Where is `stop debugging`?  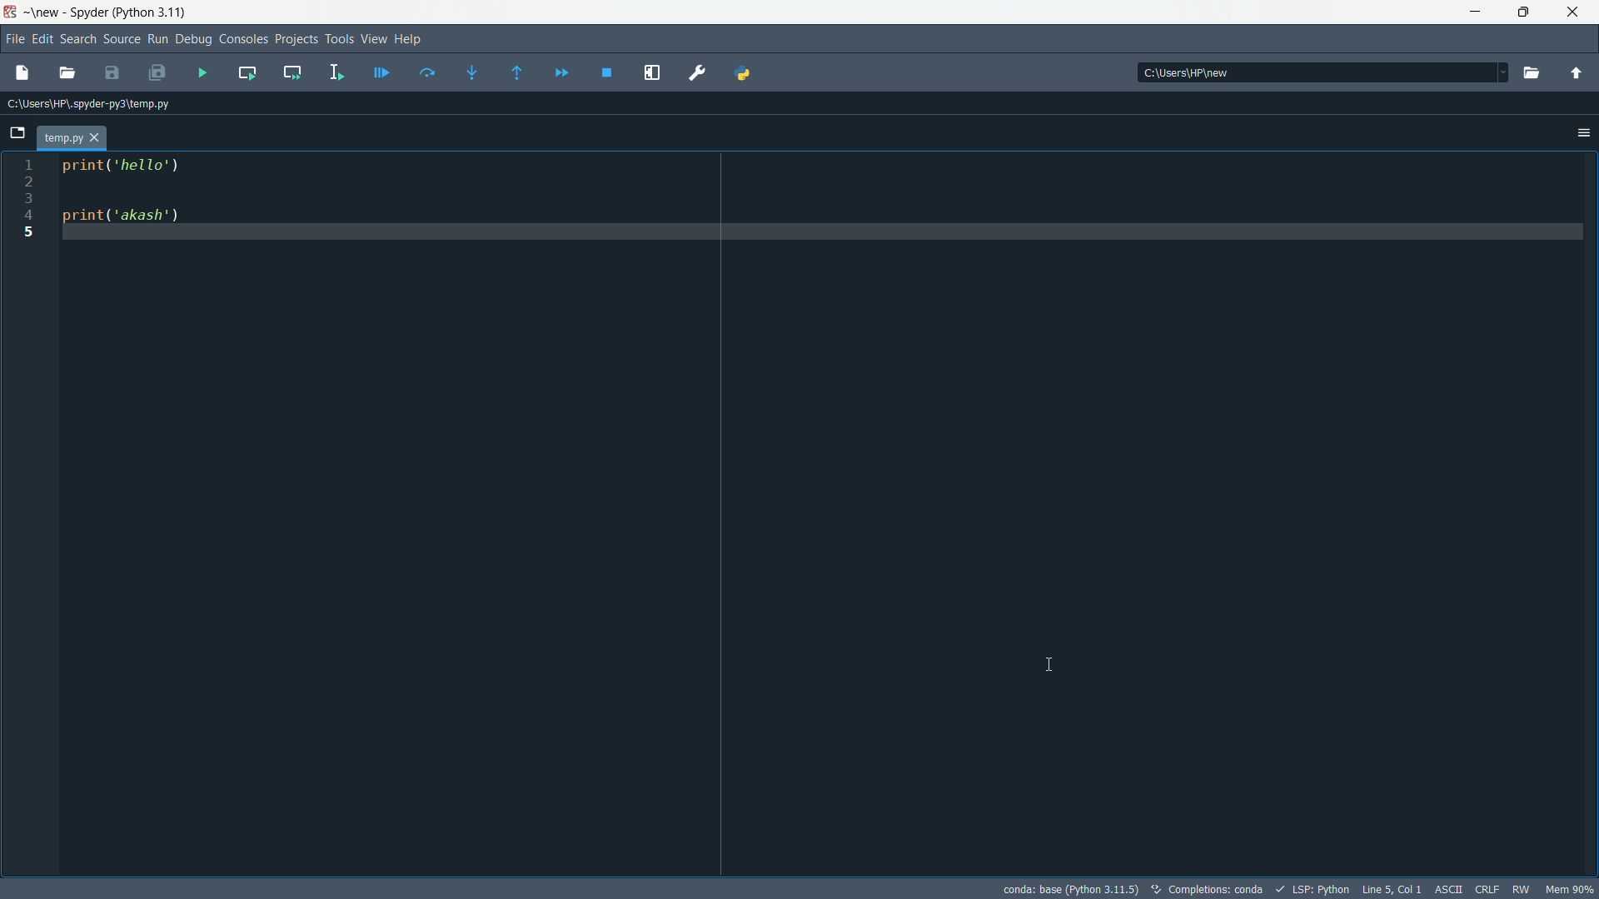 stop debugging is located at coordinates (607, 72).